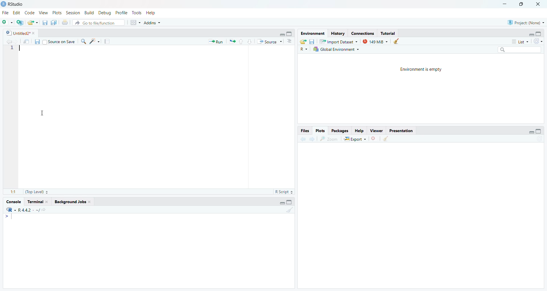 This screenshot has height=291, width=547. I want to click on Global Environment, so click(336, 50).